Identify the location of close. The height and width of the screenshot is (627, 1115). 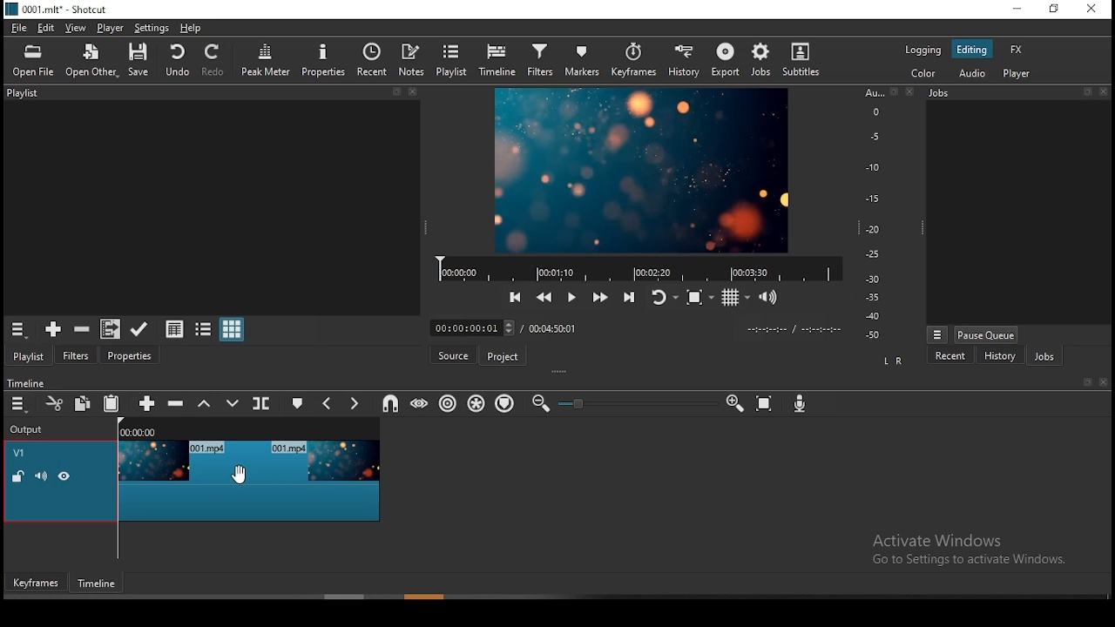
(1104, 383).